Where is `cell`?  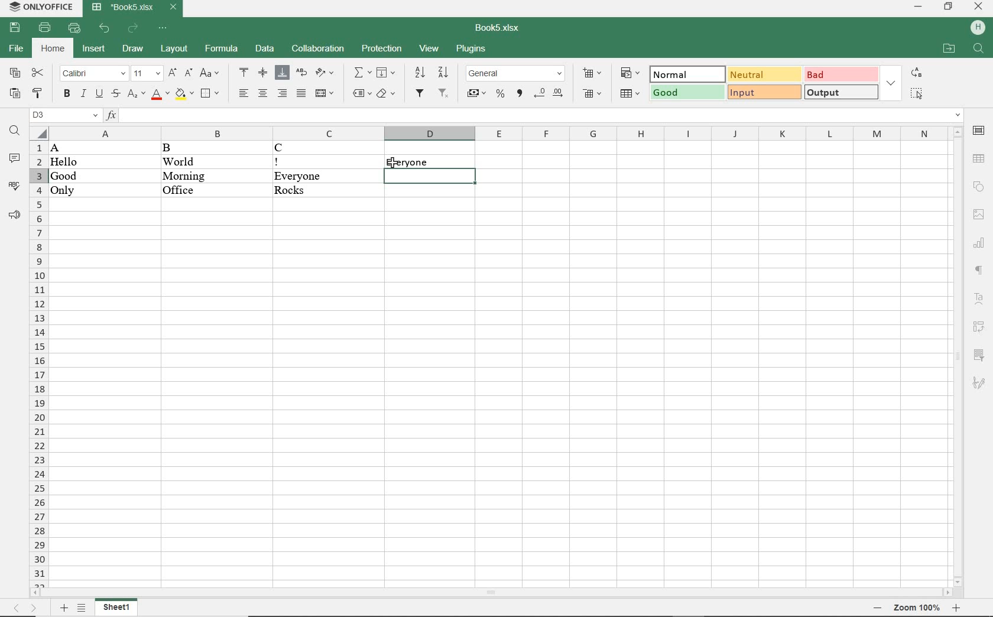 cell is located at coordinates (430, 176).